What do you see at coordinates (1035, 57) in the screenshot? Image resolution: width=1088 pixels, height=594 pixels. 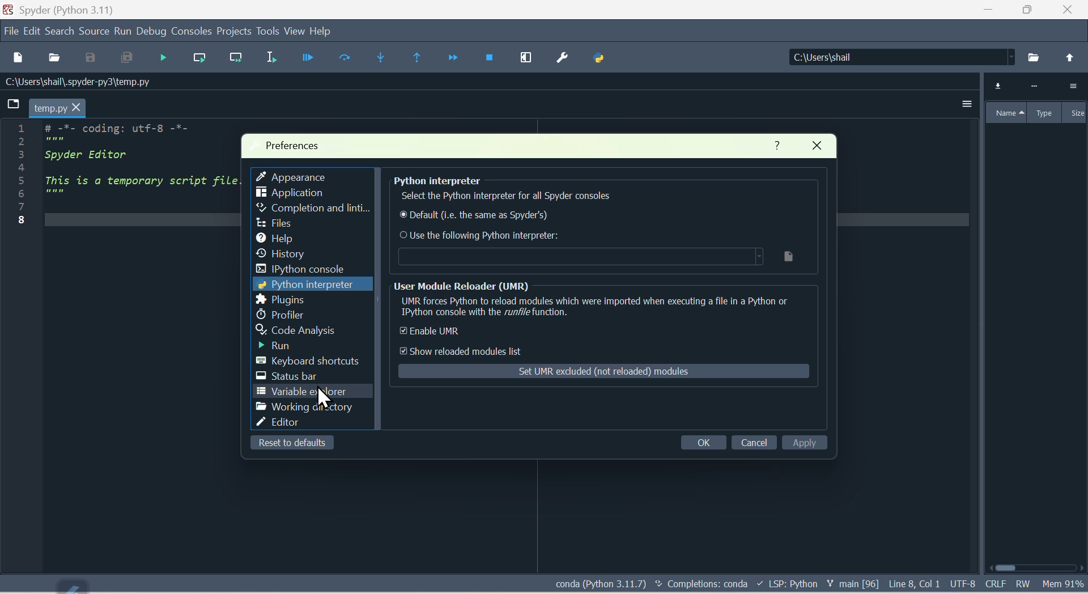 I see `Search from pc` at bounding box center [1035, 57].